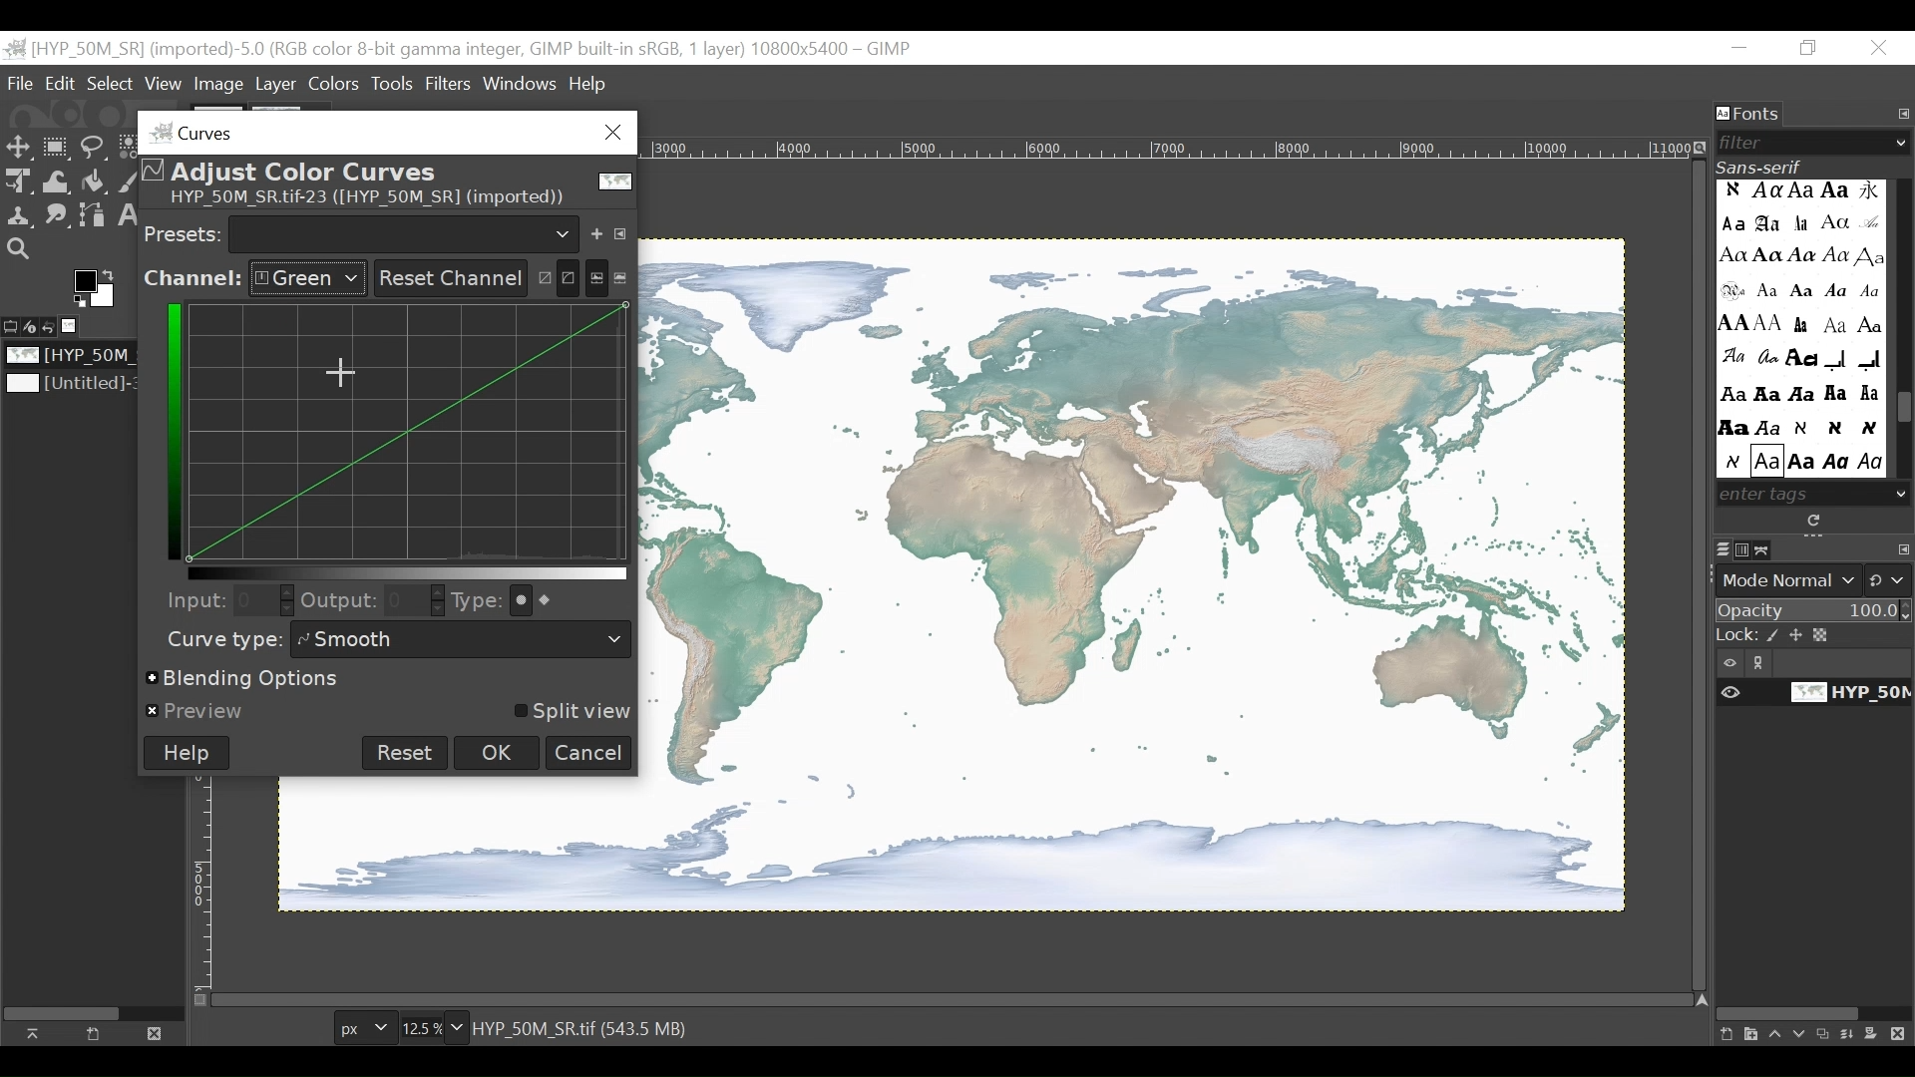  I want to click on Split view, so click(570, 712).